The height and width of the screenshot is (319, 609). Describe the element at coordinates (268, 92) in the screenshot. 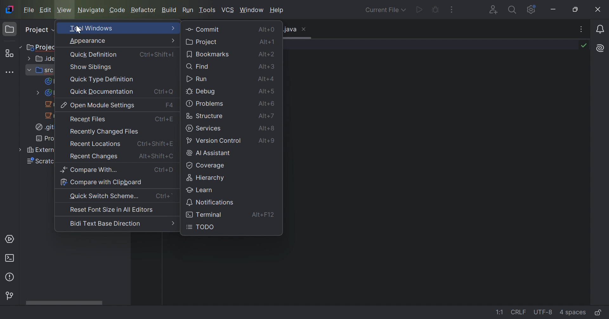

I see `Alt+5` at that location.